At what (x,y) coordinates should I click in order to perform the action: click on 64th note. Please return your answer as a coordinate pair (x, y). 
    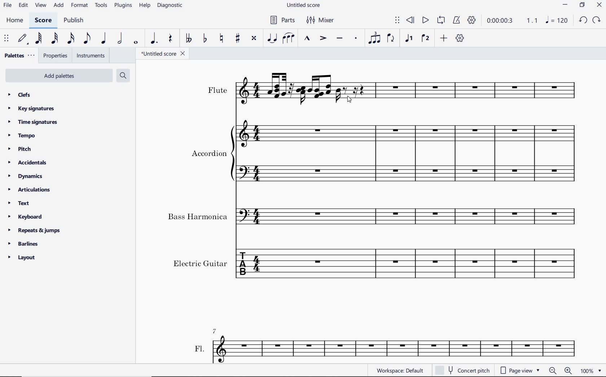
    Looking at the image, I should click on (38, 39).